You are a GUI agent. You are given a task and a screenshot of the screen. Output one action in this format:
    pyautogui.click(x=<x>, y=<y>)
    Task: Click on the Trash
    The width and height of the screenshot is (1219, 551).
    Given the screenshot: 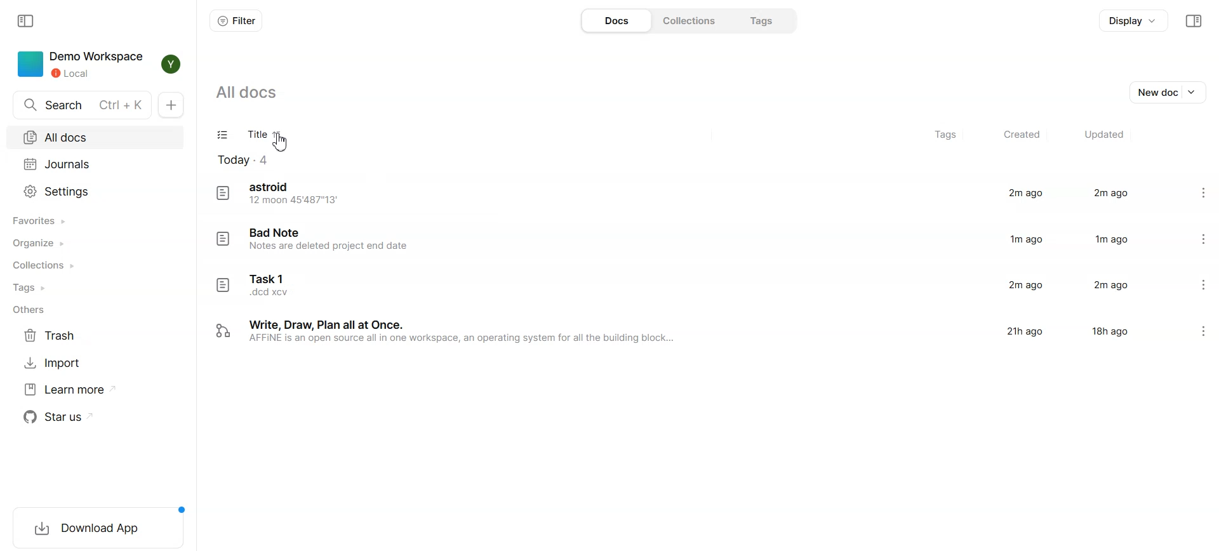 What is the action you would take?
    pyautogui.click(x=53, y=336)
    